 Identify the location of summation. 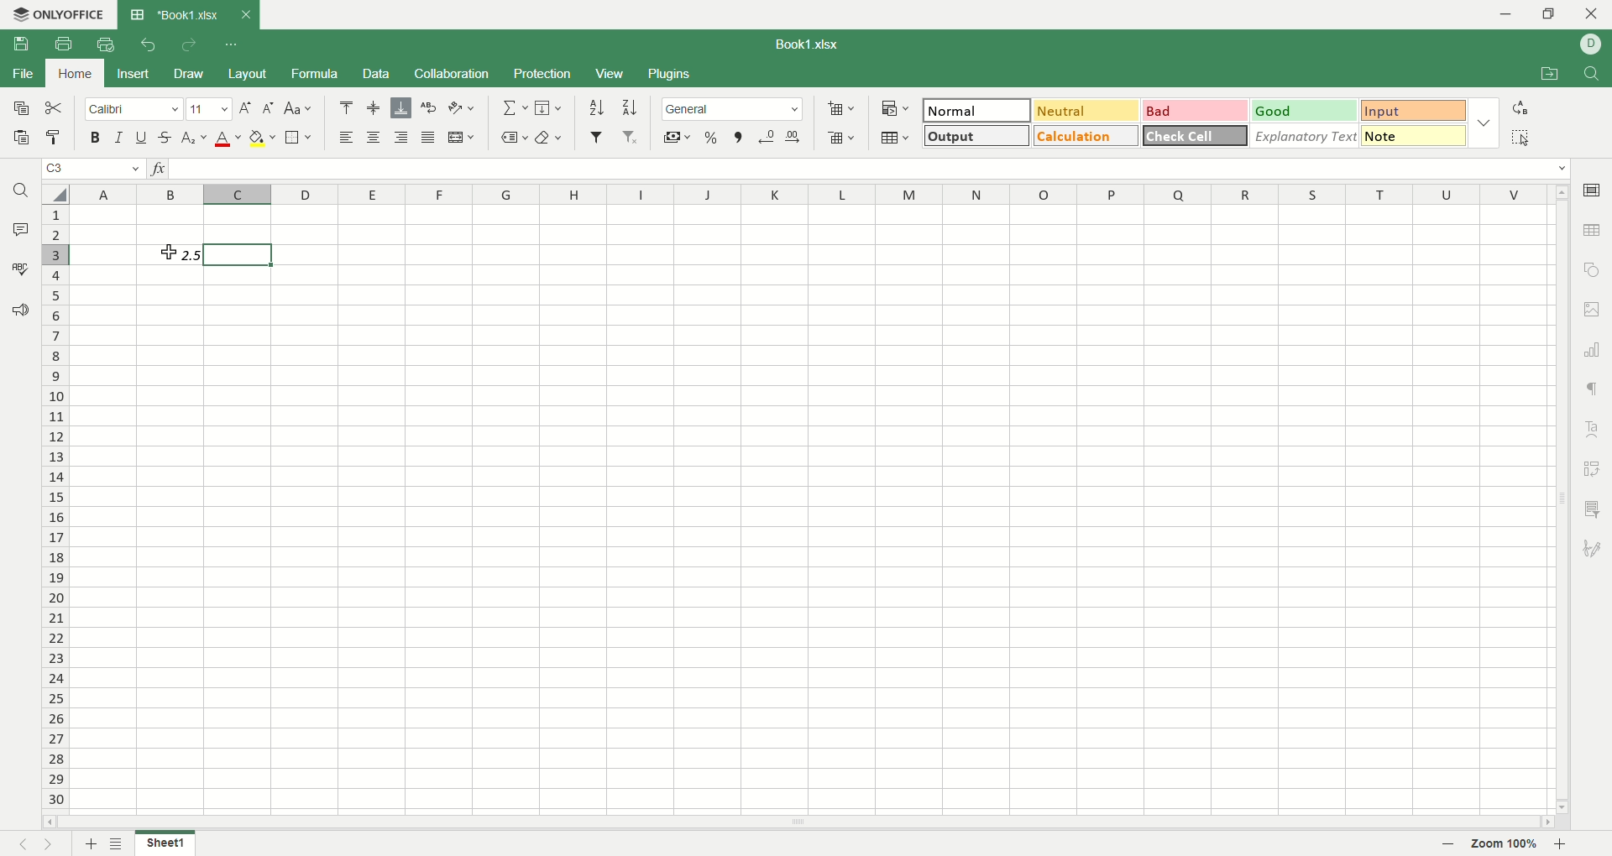
(514, 107).